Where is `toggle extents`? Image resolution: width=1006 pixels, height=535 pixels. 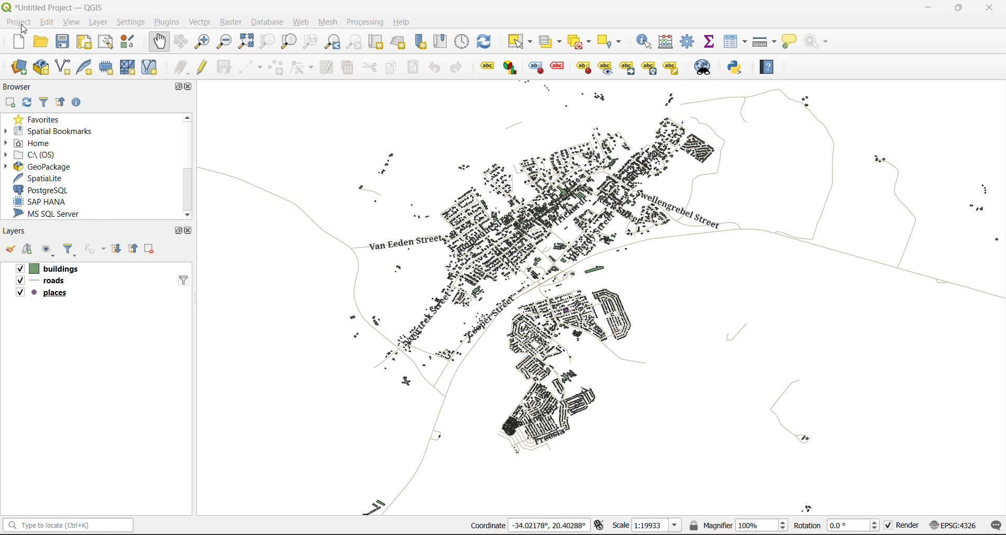
toggle extents is located at coordinates (598, 526).